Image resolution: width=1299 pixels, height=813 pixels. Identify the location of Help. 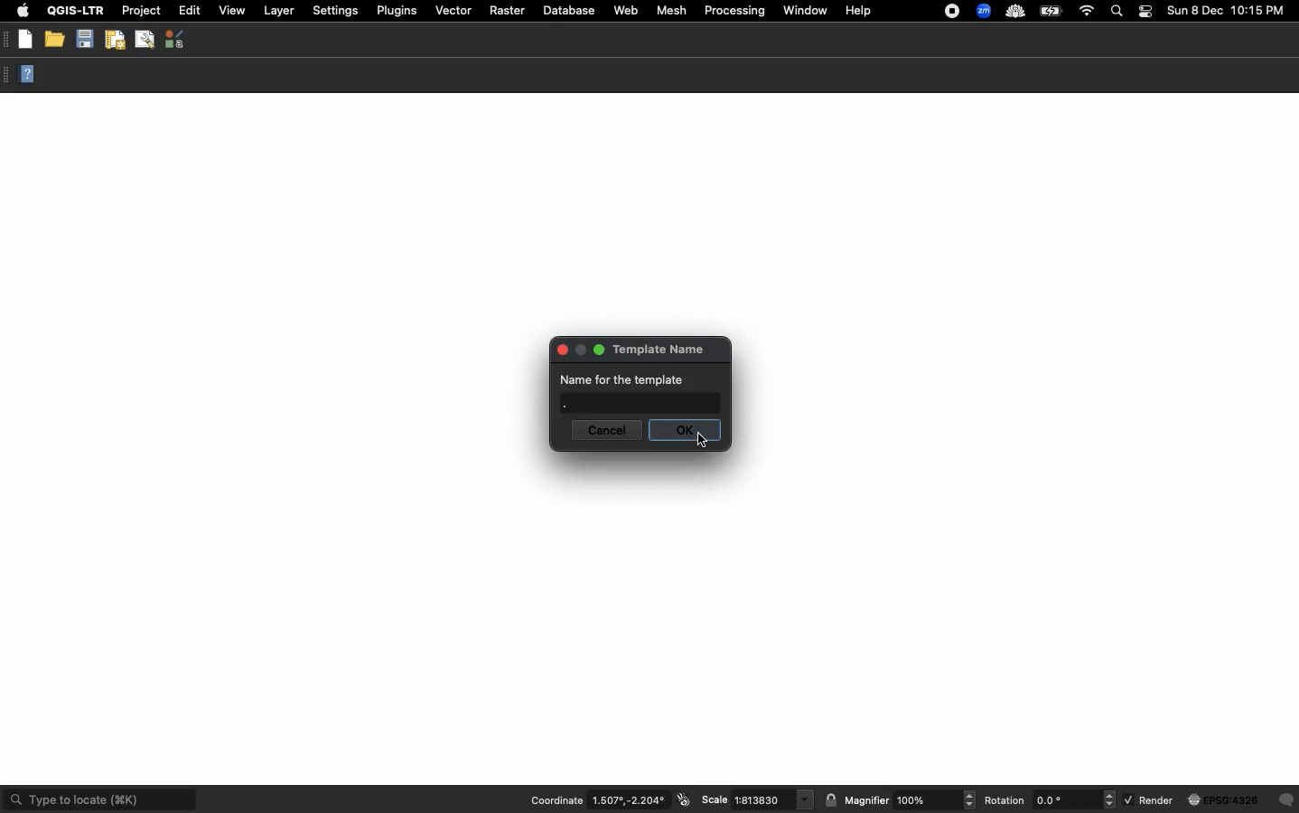
(862, 9).